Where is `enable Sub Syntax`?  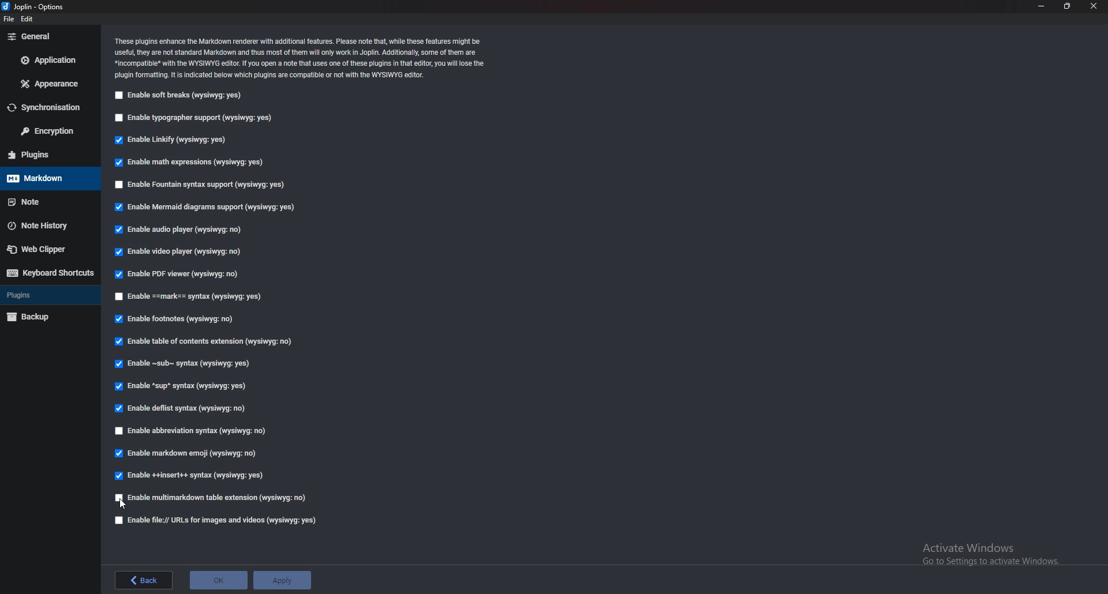
enable Sub Syntax is located at coordinates (189, 364).